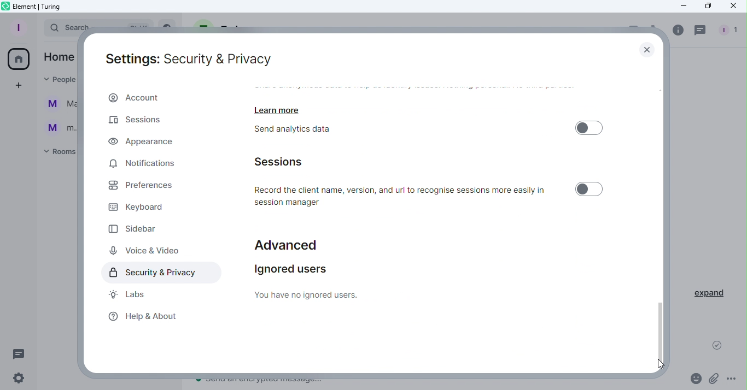 The image size is (747, 390). What do you see at coordinates (717, 347) in the screenshot?
I see `Message sent` at bounding box center [717, 347].